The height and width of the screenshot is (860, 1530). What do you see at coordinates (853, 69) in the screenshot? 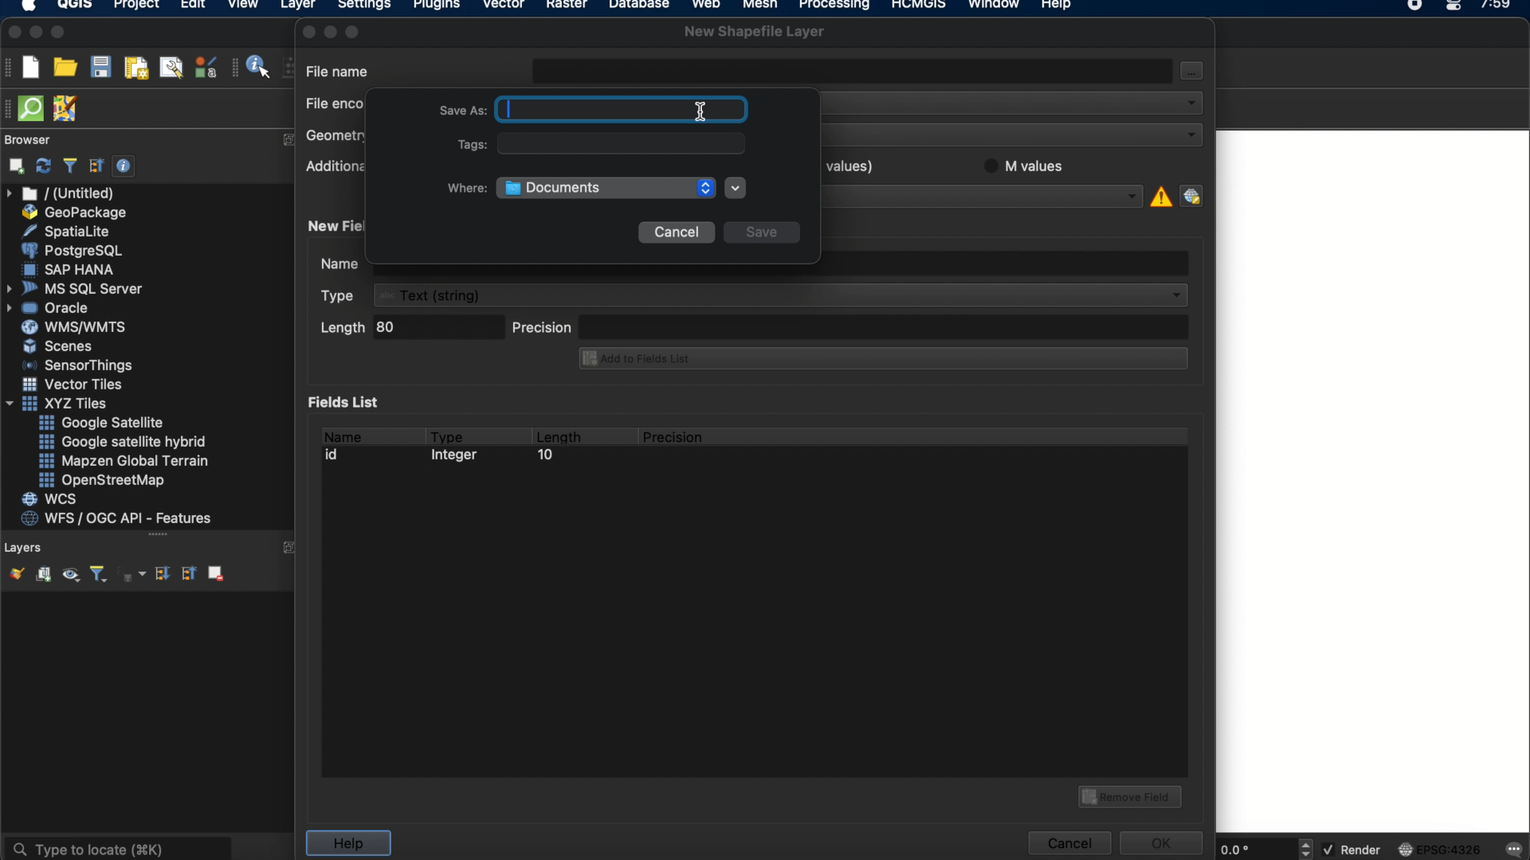
I see `file name text box` at bounding box center [853, 69].